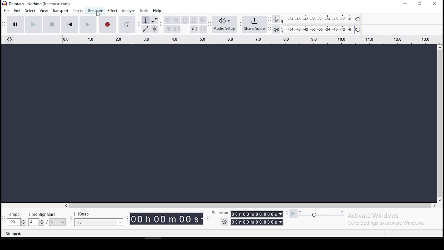 The width and height of the screenshot is (444, 250). I want to click on view, so click(44, 11).